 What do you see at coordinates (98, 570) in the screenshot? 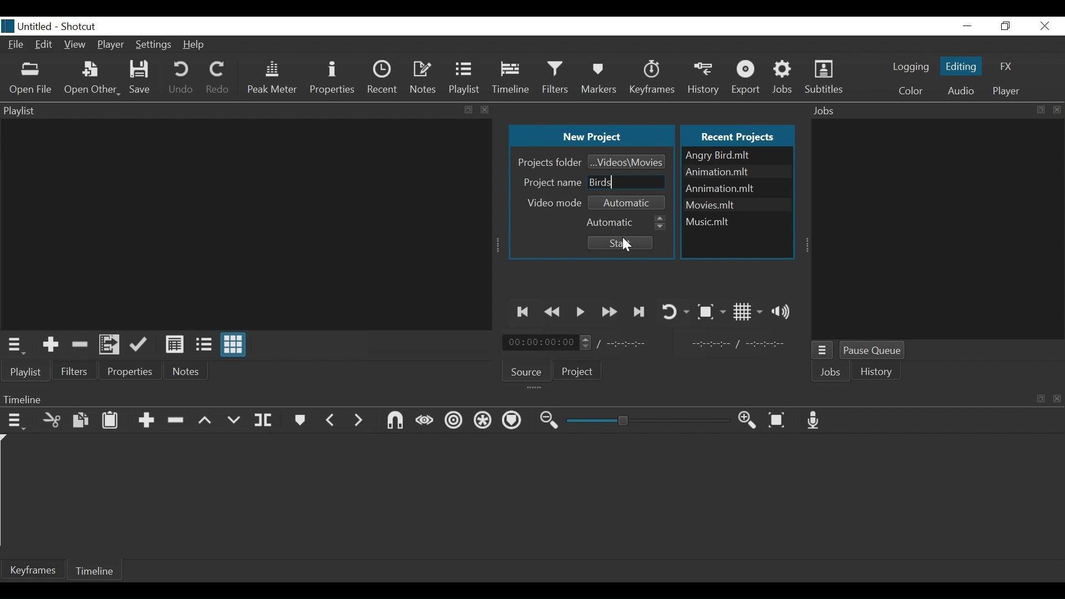
I see `Timeline` at bounding box center [98, 570].